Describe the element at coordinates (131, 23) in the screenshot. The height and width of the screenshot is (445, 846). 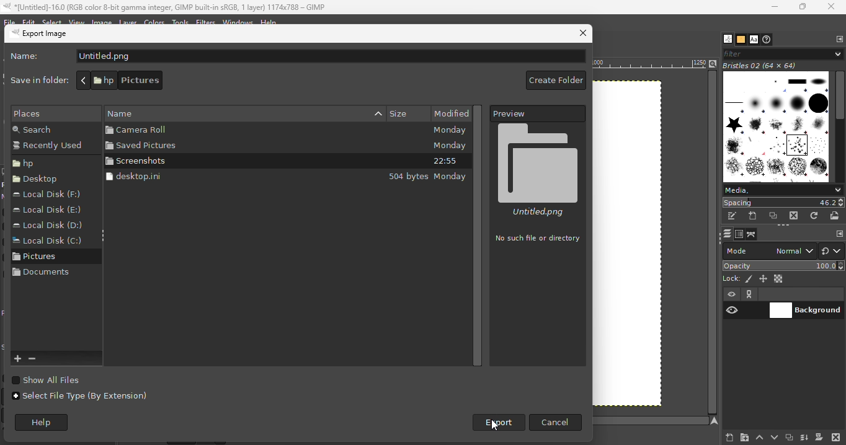
I see `Layer` at that location.